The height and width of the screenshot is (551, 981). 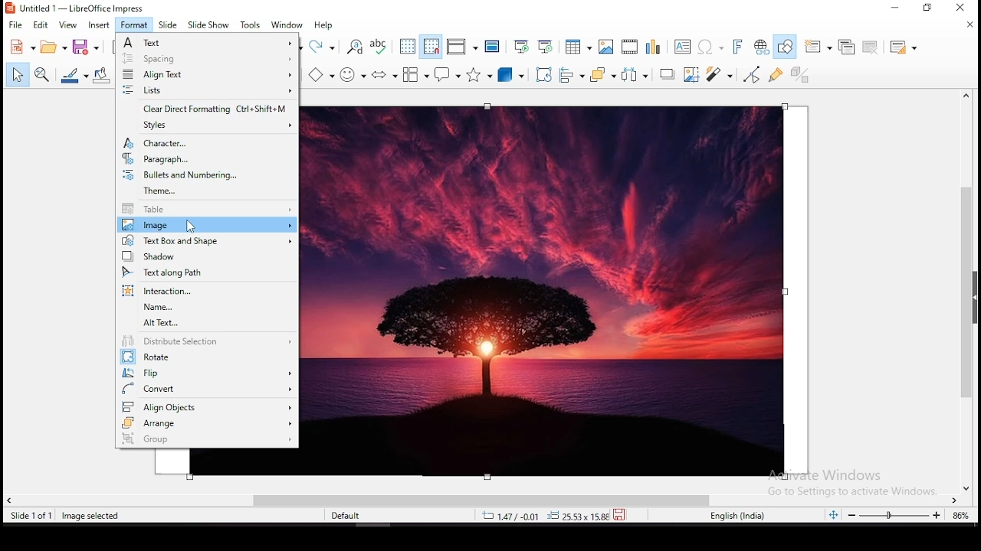 What do you see at coordinates (289, 24) in the screenshot?
I see `window` at bounding box center [289, 24].